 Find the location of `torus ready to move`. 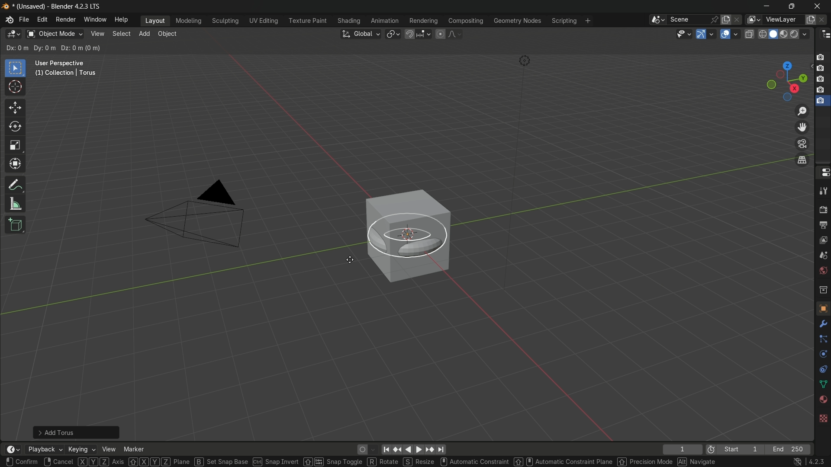

torus ready to move is located at coordinates (408, 236).